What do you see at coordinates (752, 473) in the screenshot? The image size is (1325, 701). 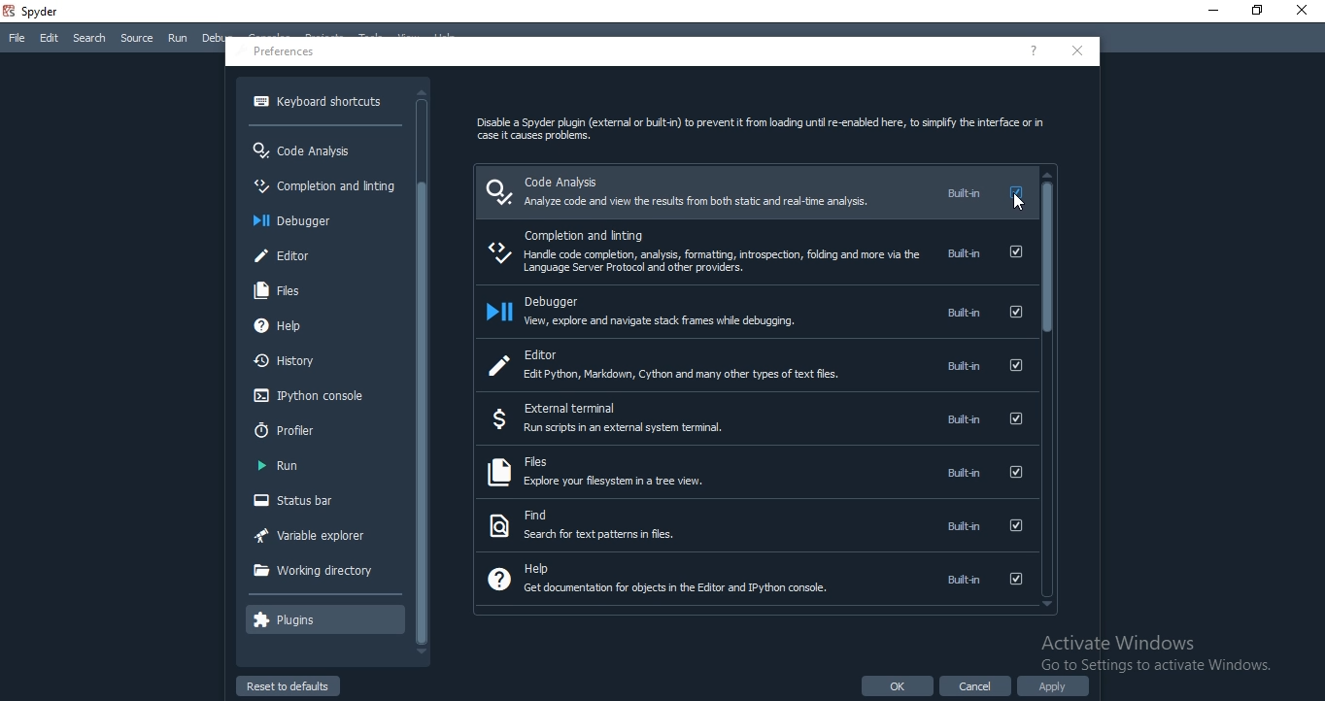 I see `files` at bounding box center [752, 473].